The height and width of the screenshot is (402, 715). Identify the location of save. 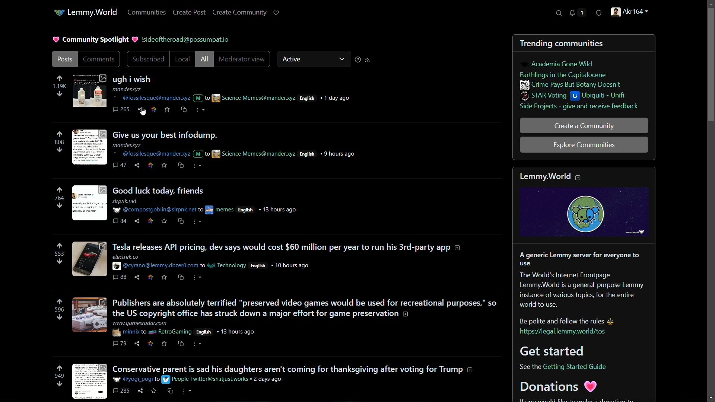
(165, 167).